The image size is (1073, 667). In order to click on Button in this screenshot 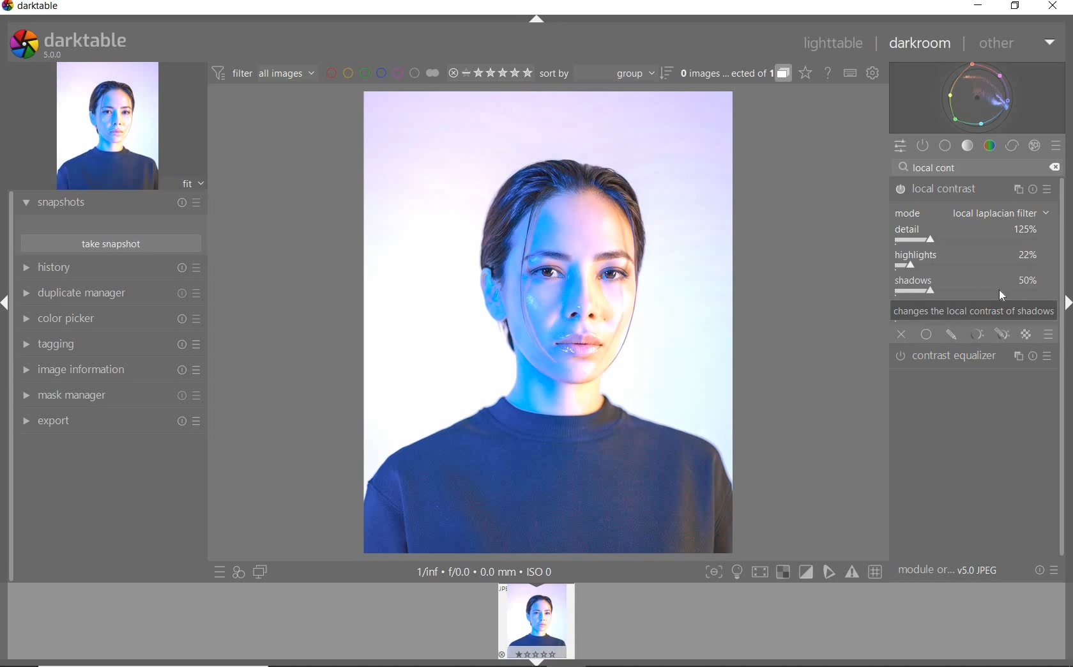, I will do `click(783, 572)`.